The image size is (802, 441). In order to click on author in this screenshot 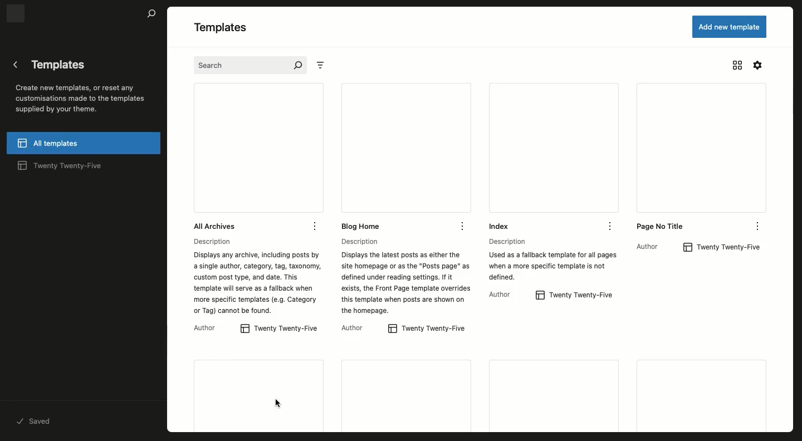, I will do `click(351, 329)`.